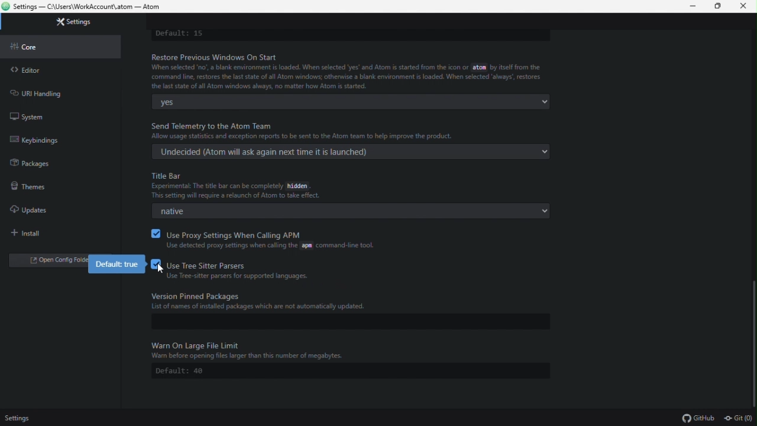 The width and height of the screenshot is (757, 426). I want to click on checkbox, so click(154, 233).